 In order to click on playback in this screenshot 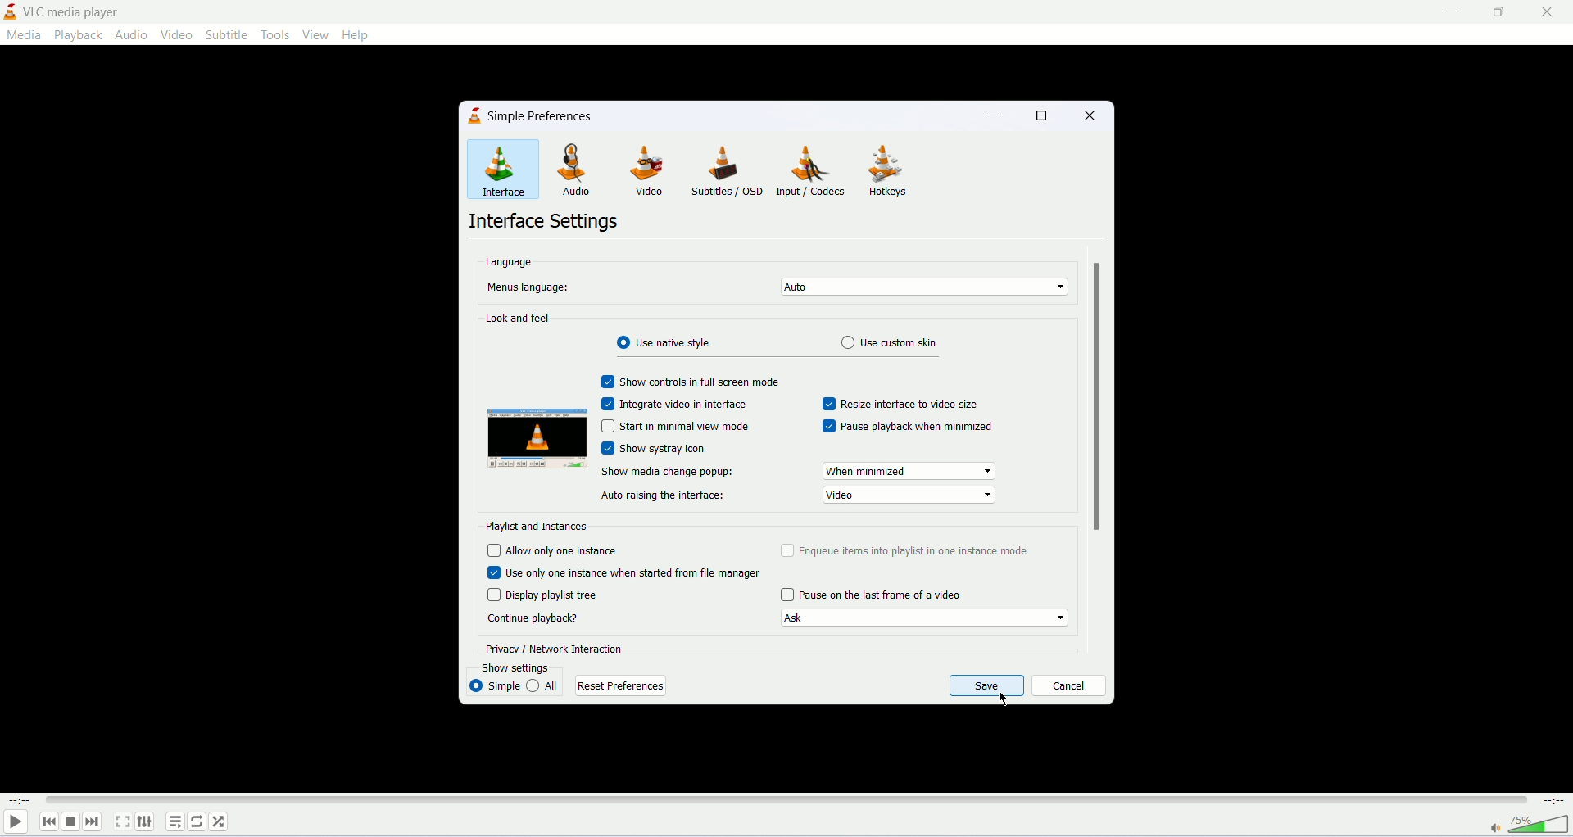, I will do `click(81, 35)`.